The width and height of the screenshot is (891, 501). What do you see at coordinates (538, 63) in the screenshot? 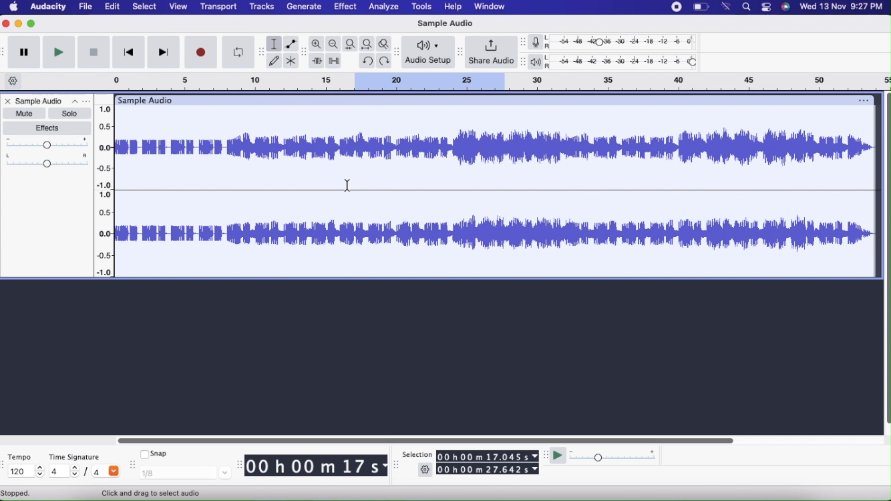
I see `Playback meter` at bounding box center [538, 63].